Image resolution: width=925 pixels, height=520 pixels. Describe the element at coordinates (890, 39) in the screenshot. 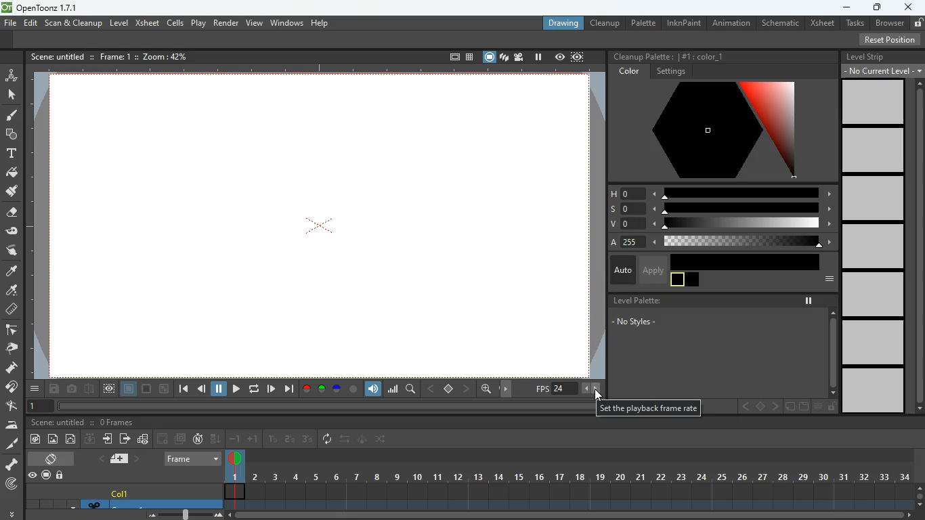

I see `reset position` at that location.